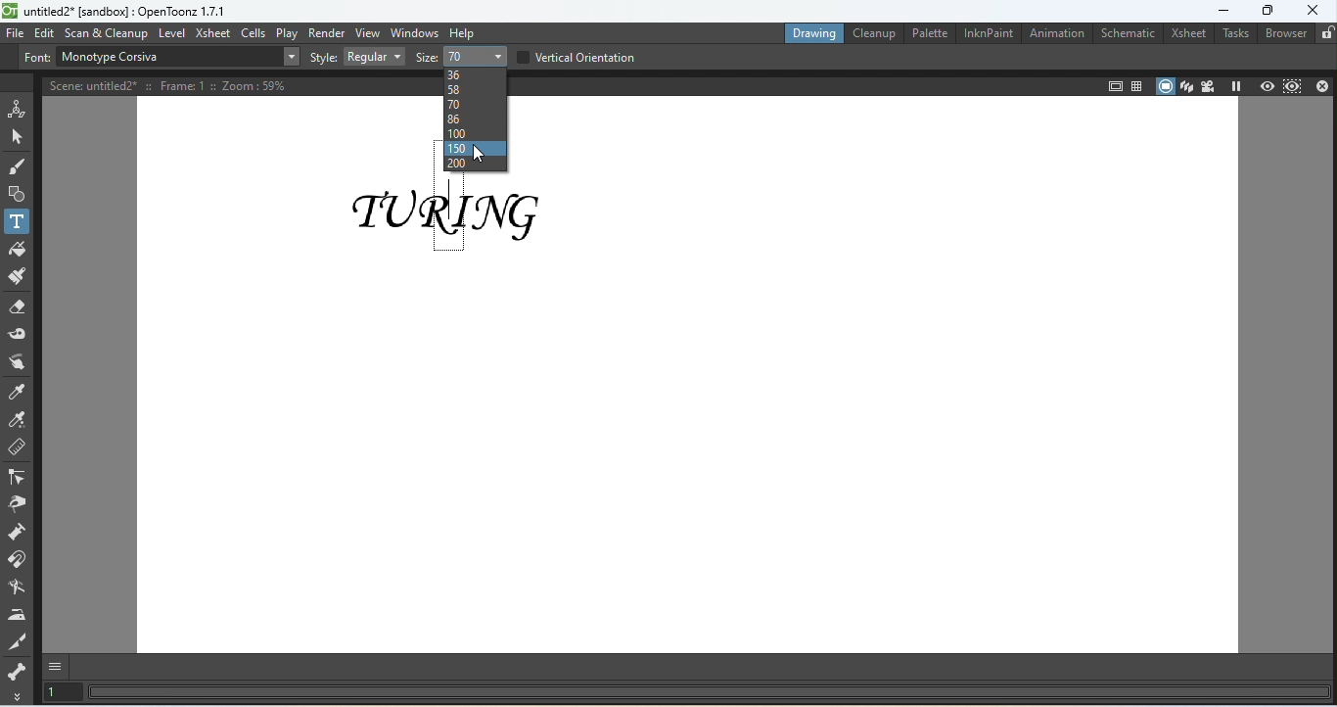 This screenshot has width=1337, height=707. I want to click on Palette, so click(925, 33).